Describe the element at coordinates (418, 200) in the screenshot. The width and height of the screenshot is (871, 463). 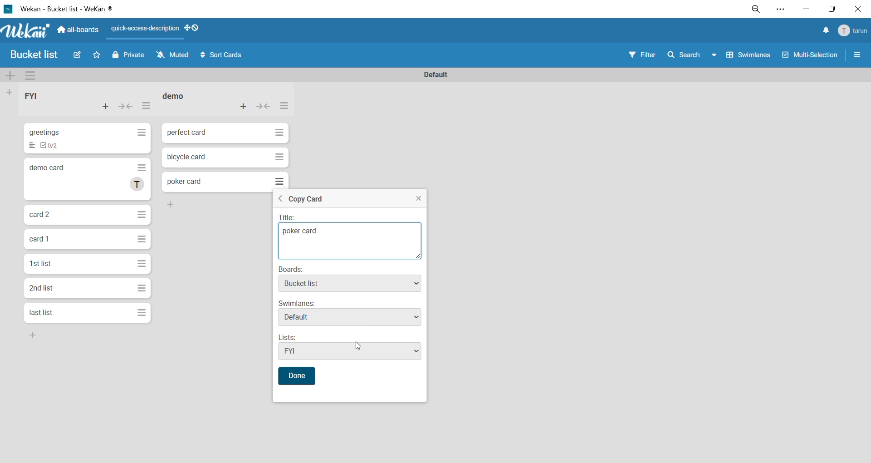
I see `close` at that location.